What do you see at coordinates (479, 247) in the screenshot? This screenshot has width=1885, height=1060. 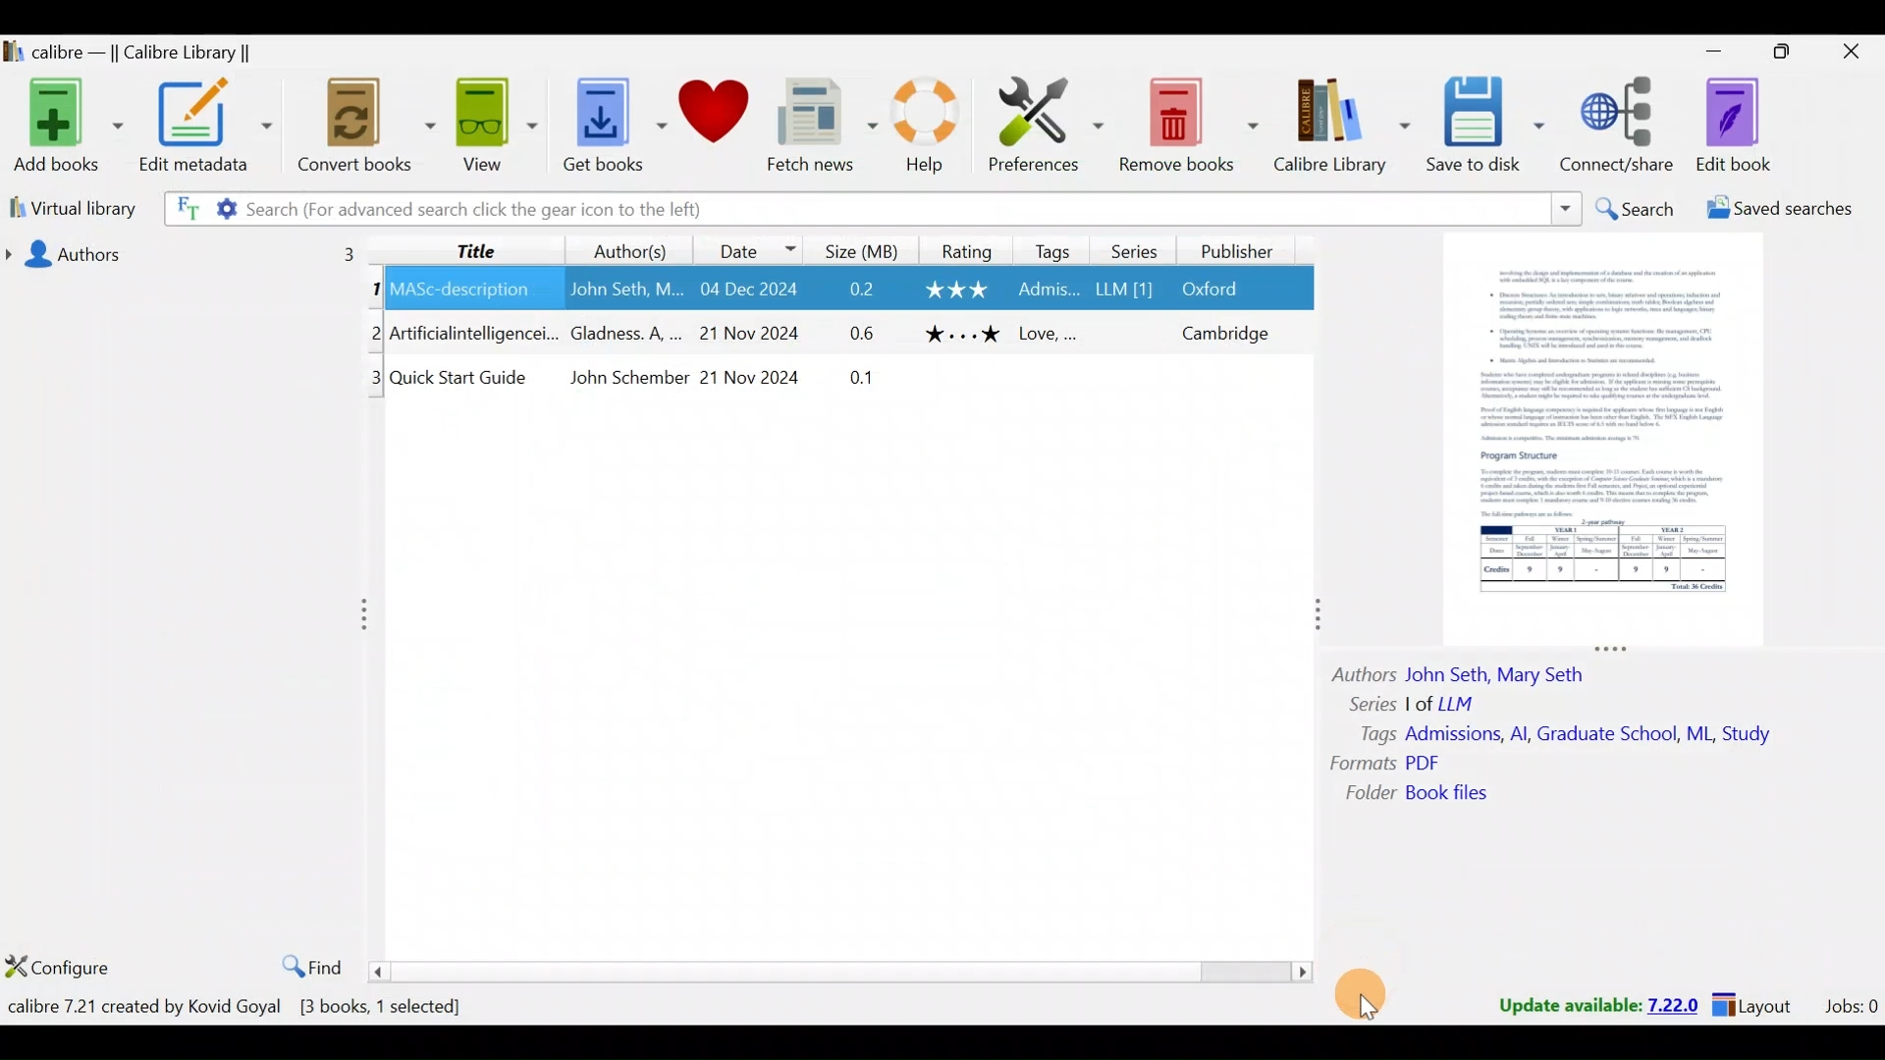 I see `Title` at bounding box center [479, 247].